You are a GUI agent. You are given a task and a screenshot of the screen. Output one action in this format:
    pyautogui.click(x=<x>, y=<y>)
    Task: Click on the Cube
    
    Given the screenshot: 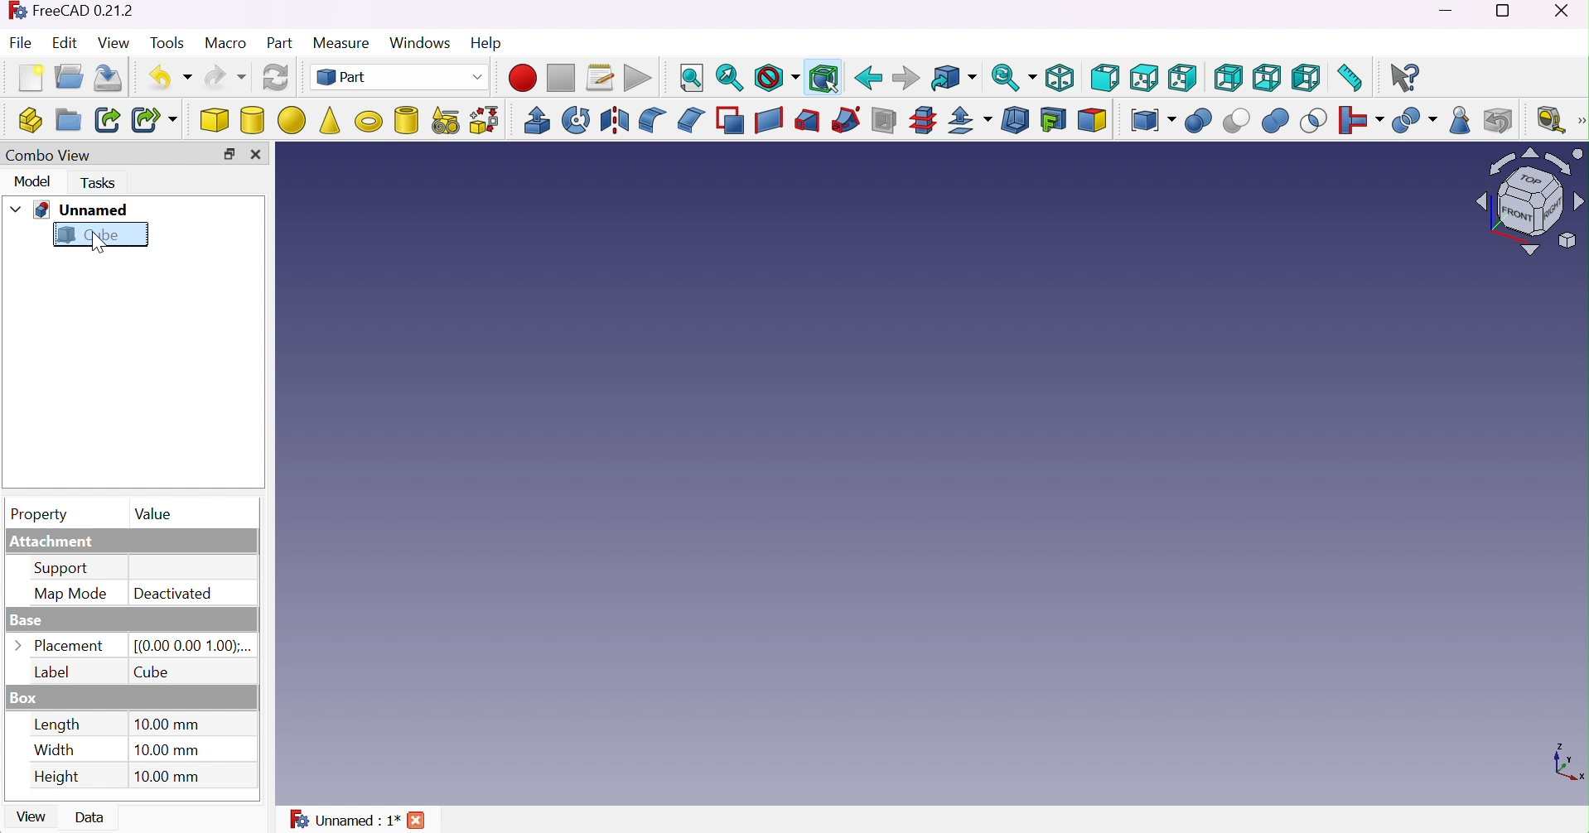 What is the action you would take?
    pyautogui.click(x=215, y=120)
    